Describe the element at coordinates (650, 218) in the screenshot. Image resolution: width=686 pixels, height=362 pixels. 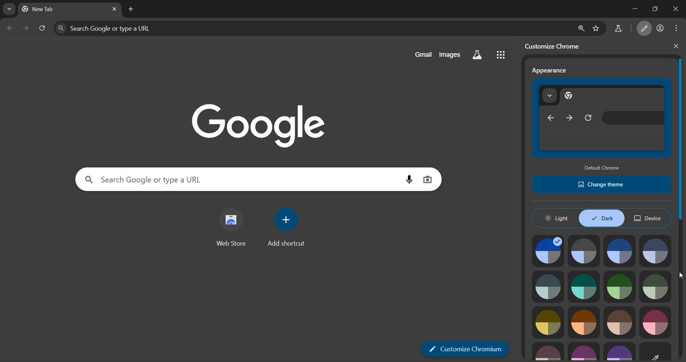
I see `device` at that location.